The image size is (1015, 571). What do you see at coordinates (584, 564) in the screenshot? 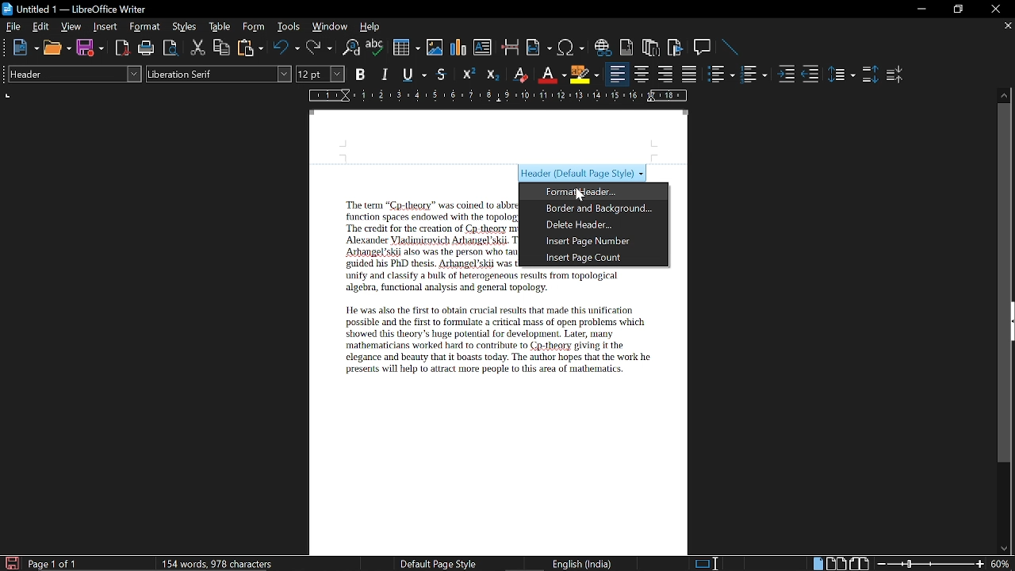
I see ` language` at bounding box center [584, 564].